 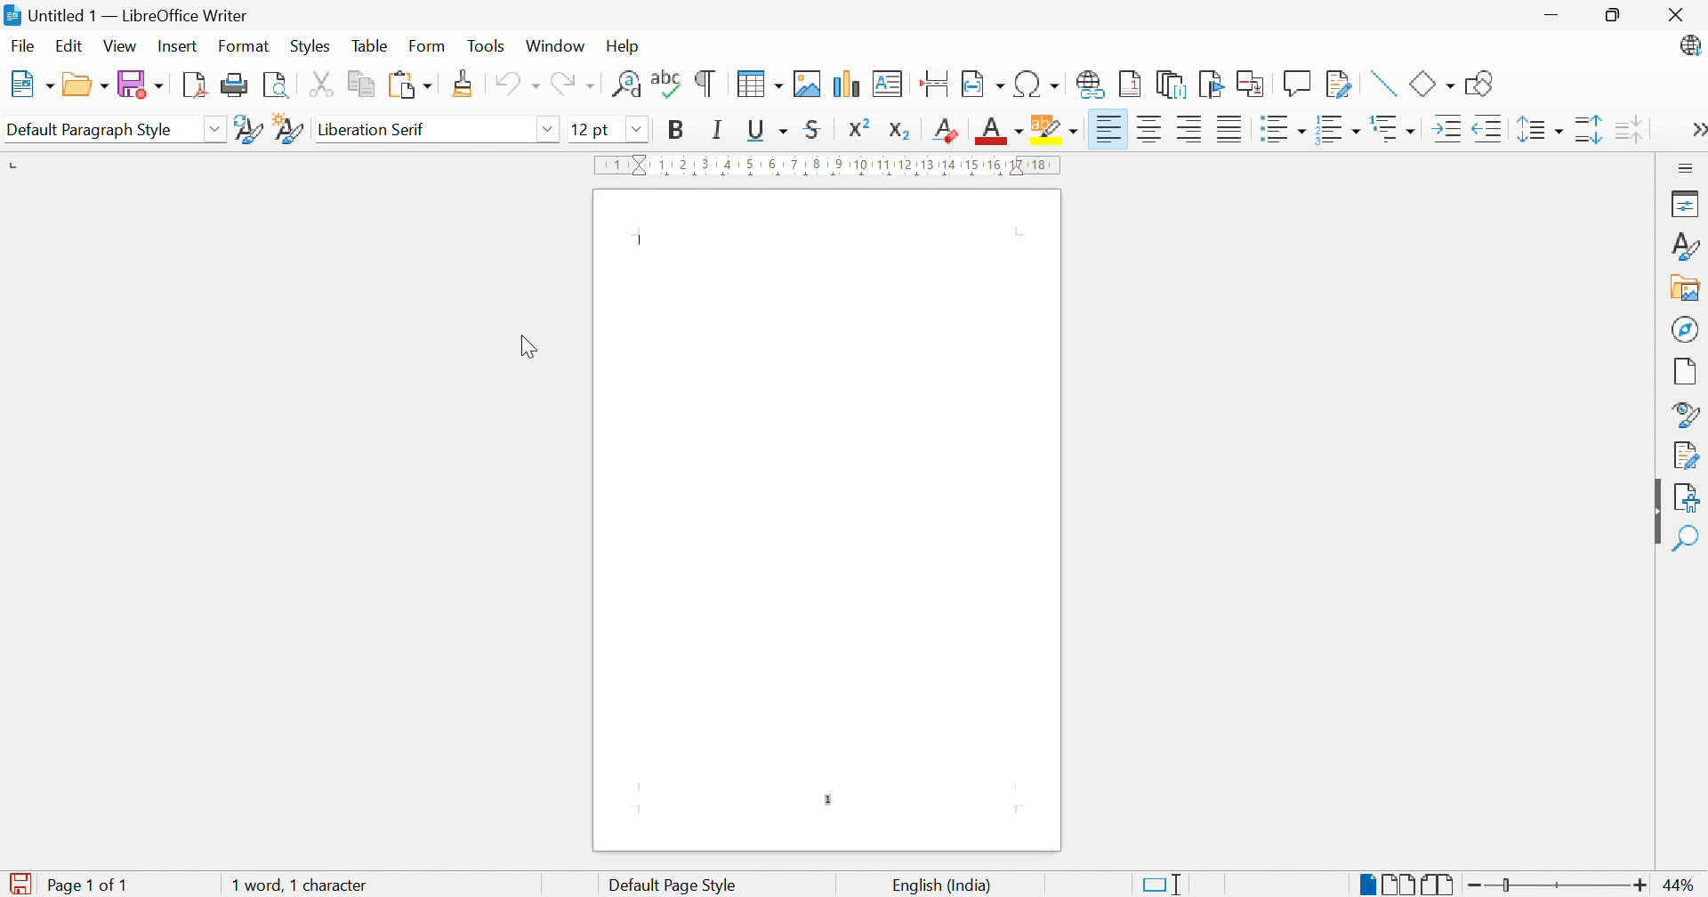 I want to click on More, so click(x=1696, y=130).